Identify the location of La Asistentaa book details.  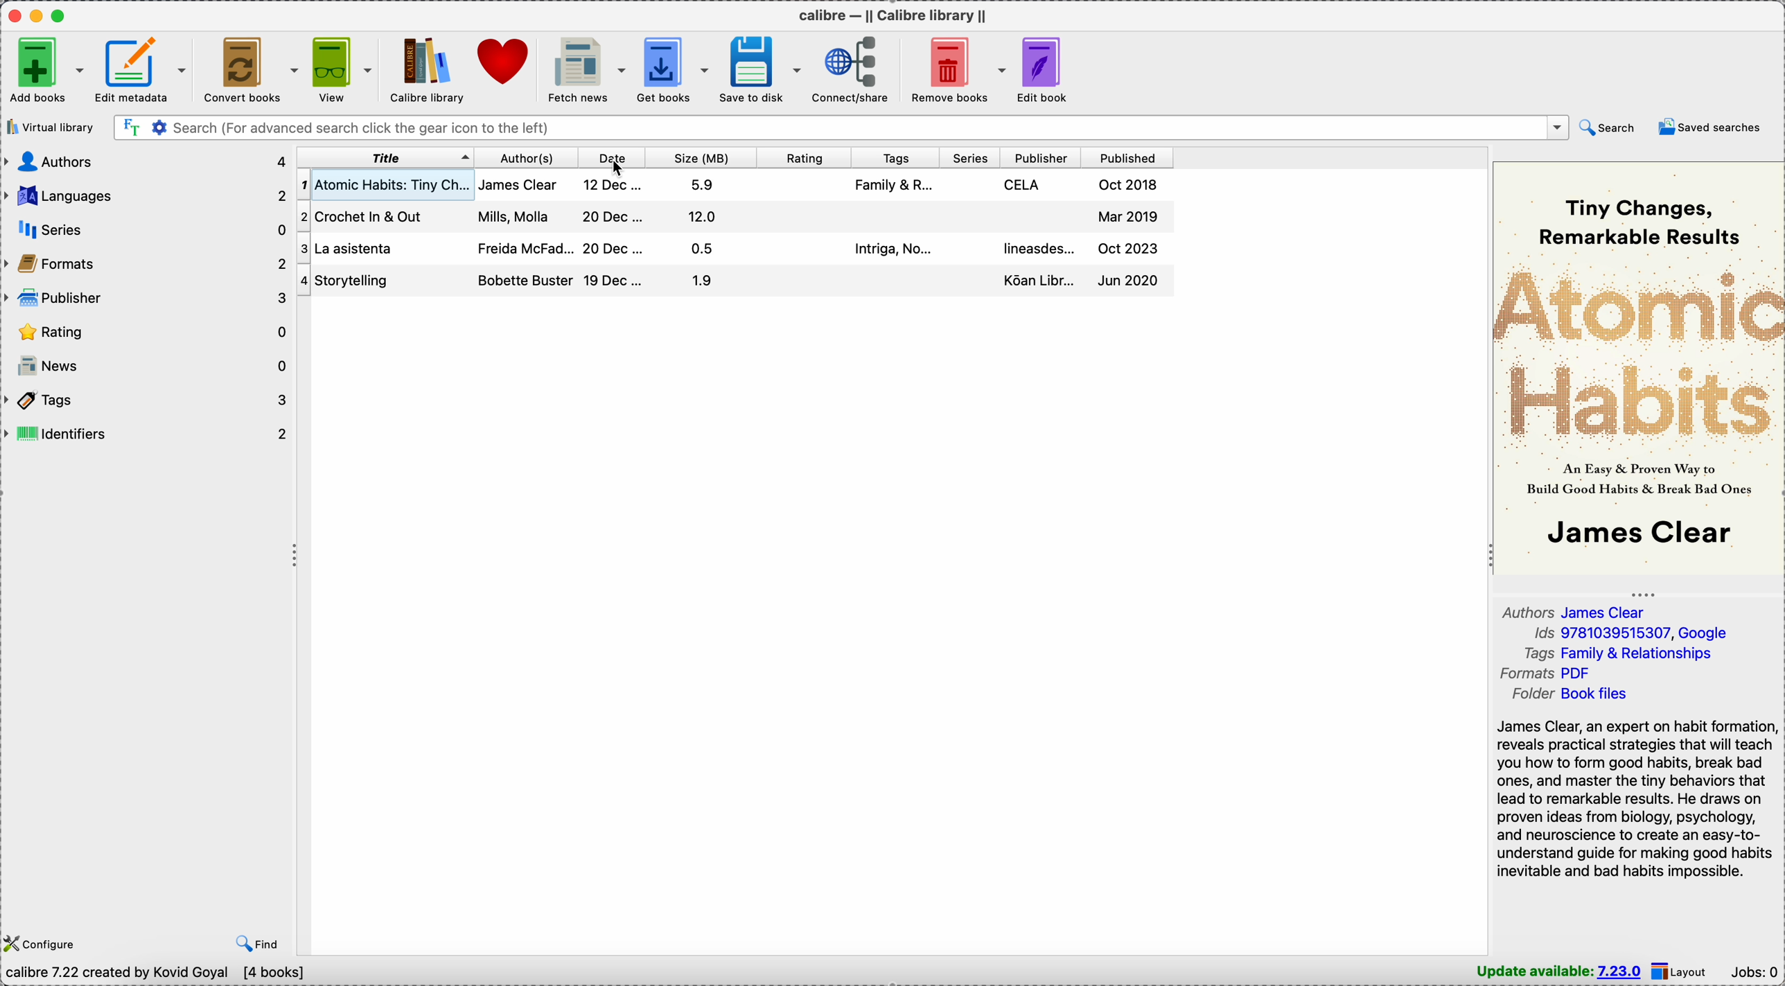
(730, 249).